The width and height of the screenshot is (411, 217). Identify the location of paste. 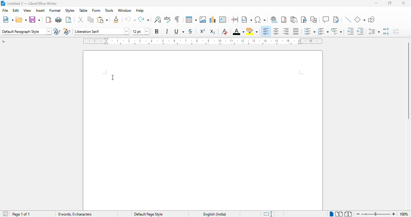
(102, 20).